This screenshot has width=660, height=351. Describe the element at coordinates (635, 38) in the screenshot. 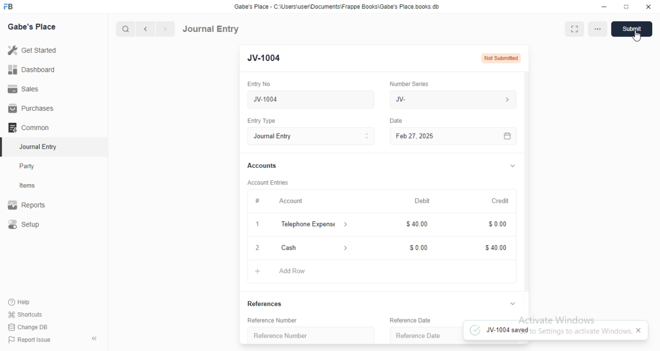

I see `cursor` at that location.